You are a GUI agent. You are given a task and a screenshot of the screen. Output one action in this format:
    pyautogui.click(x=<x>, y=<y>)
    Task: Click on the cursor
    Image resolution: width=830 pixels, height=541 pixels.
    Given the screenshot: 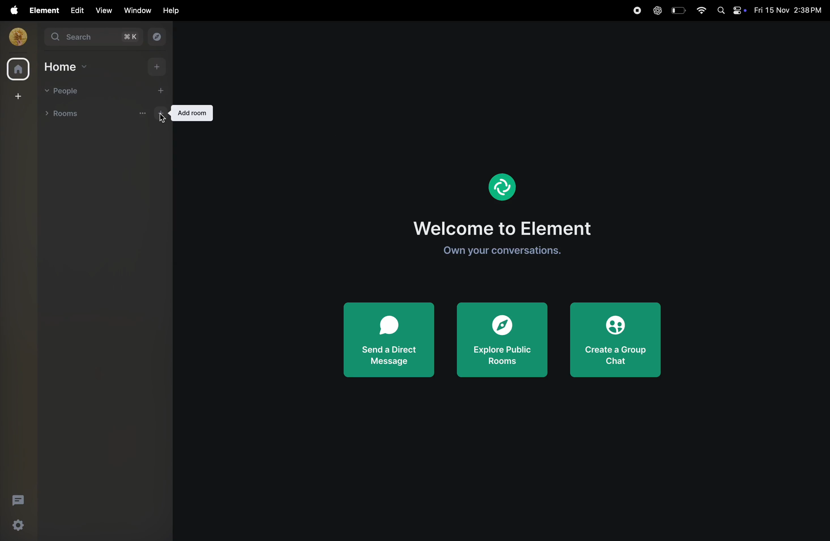 What is the action you would take?
    pyautogui.click(x=163, y=121)
    